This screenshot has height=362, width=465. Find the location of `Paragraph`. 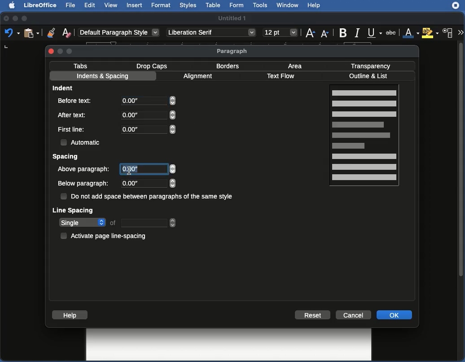

Paragraph is located at coordinates (233, 51).